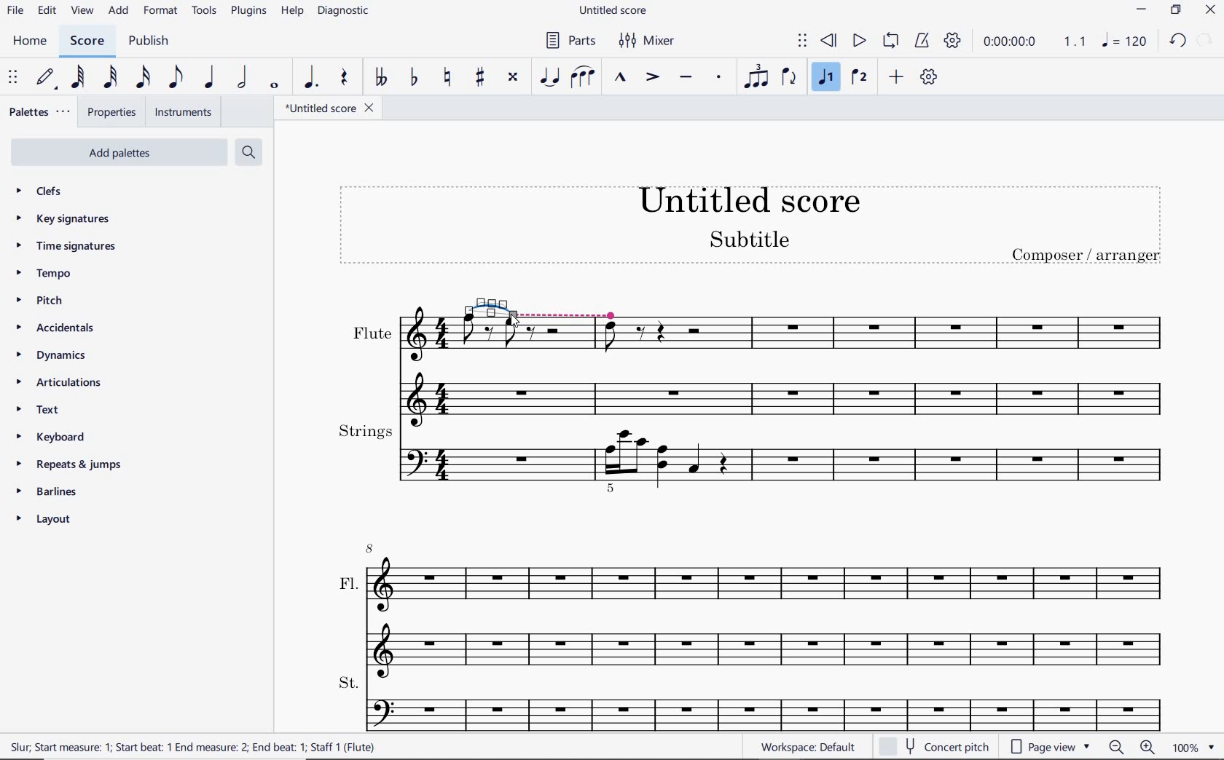 This screenshot has width=1224, height=760. What do you see at coordinates (82, 11) in the screenshot?
I see `view` at bounding box center [82, 11].